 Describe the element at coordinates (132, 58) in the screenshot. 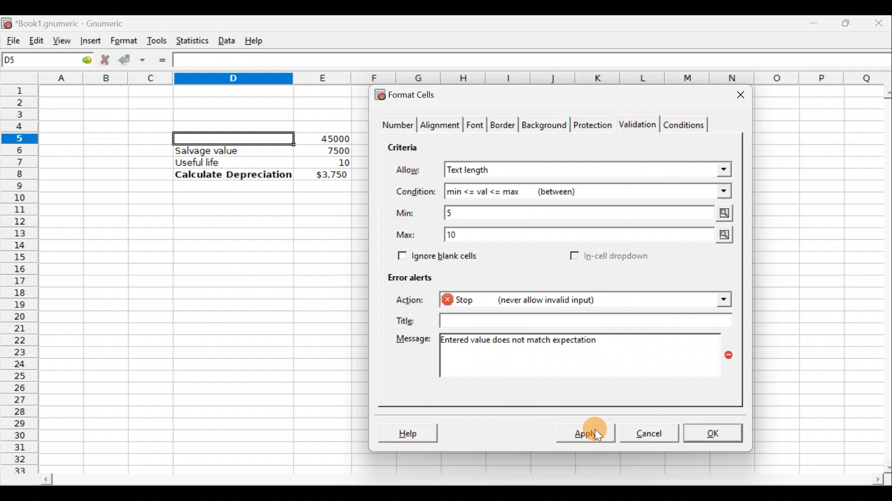

I see `Accept change` at that location.